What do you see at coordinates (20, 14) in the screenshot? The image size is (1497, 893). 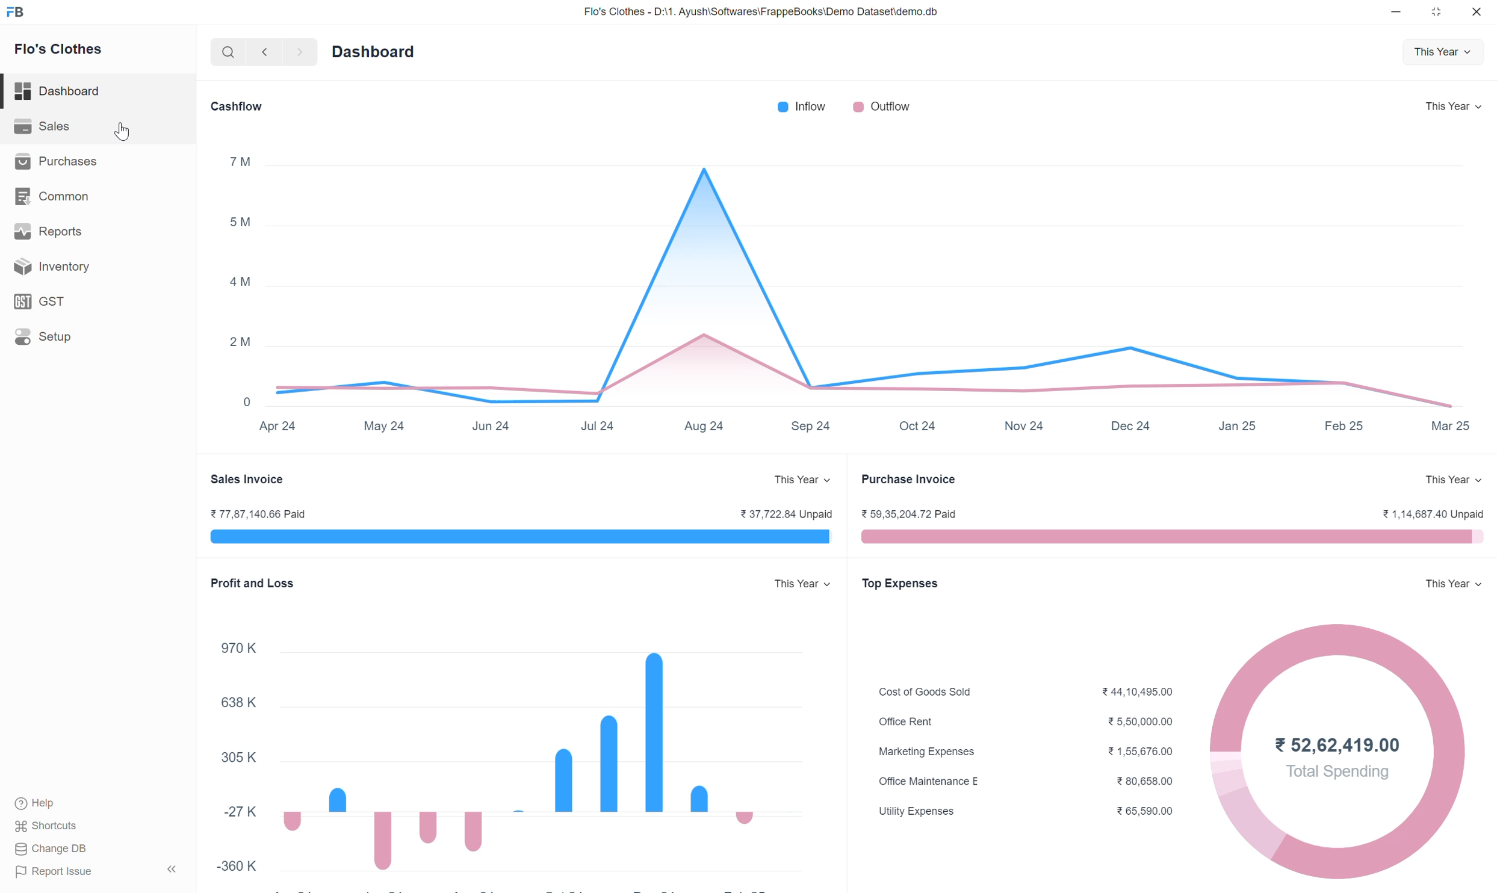 I see `FB` at bounding box center [20, 14].